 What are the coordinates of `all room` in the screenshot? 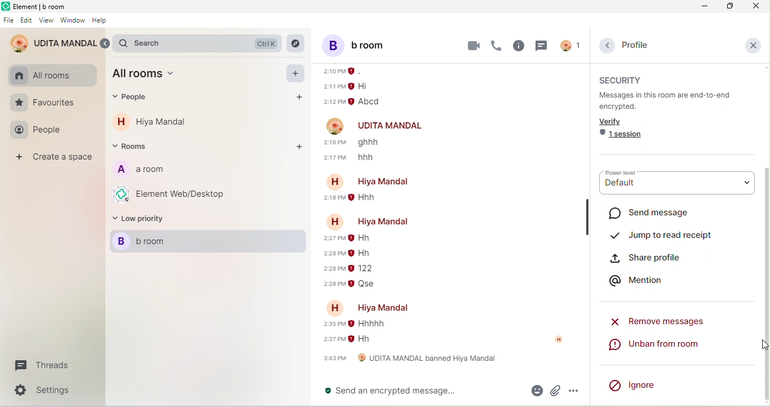 It's located at (148, 76).